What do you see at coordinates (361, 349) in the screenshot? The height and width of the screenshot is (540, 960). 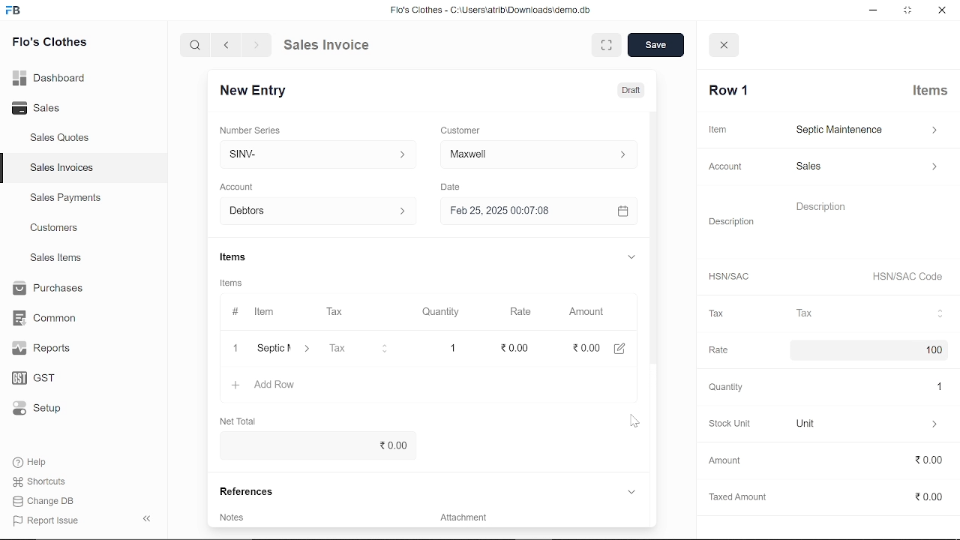 I see `Tax` at bounding box center [361, 349].